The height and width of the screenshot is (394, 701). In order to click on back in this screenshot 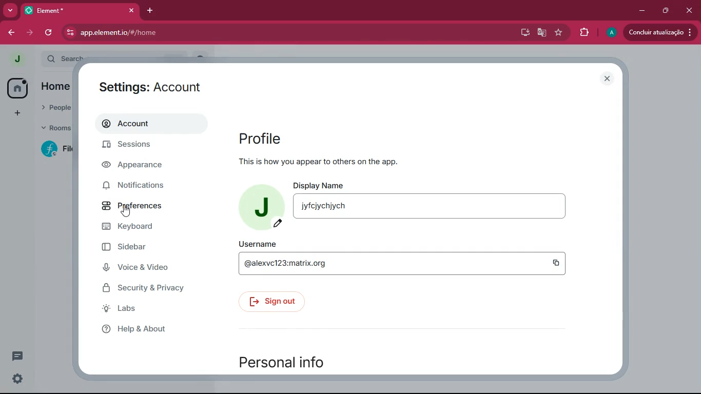, I will do `click(10, 32)`.